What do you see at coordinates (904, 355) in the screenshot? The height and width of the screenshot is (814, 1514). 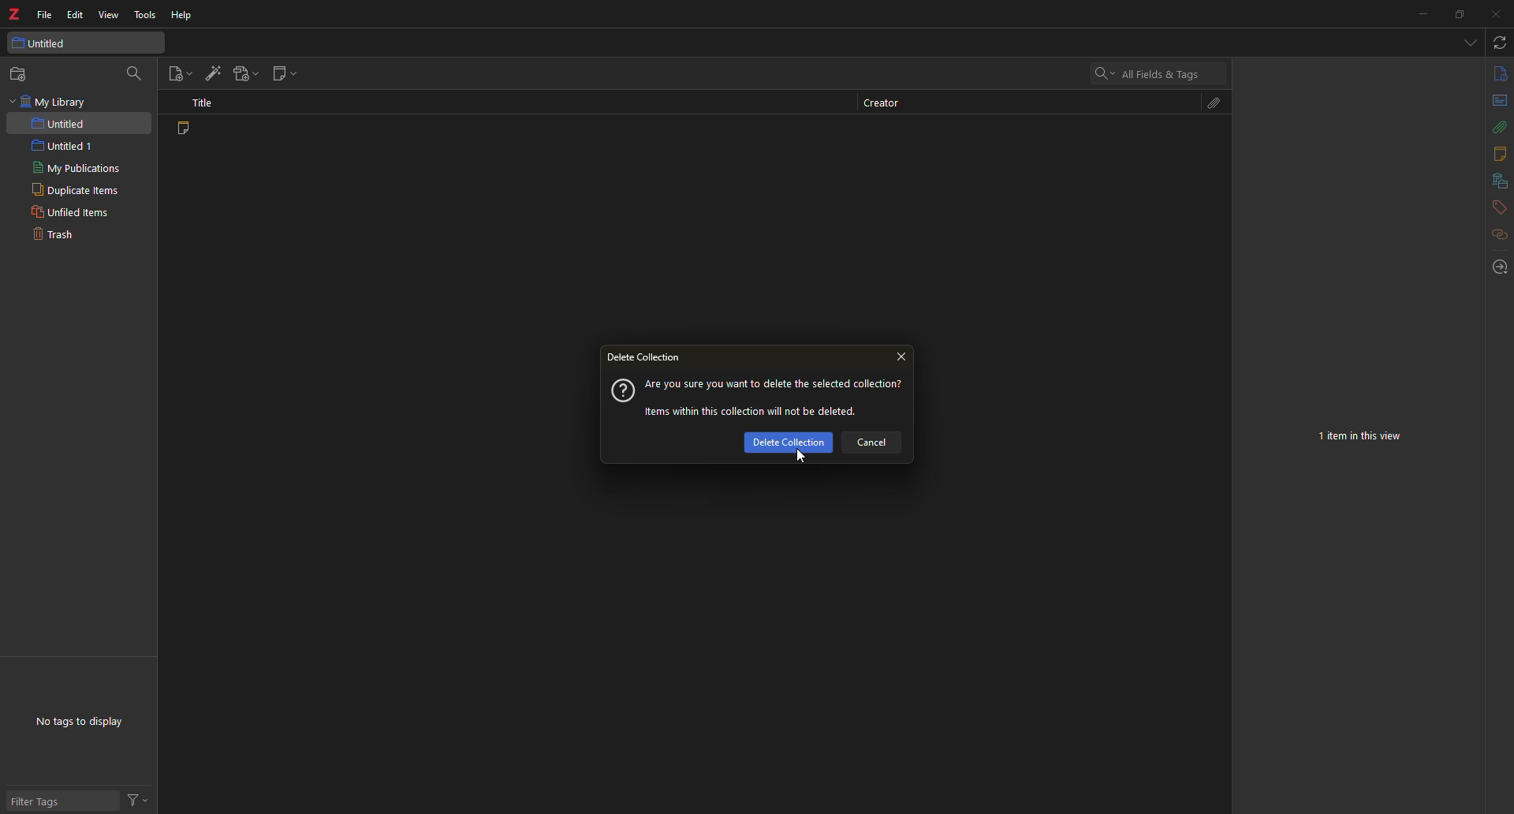 I see `close` at bounding box center [904, 355].